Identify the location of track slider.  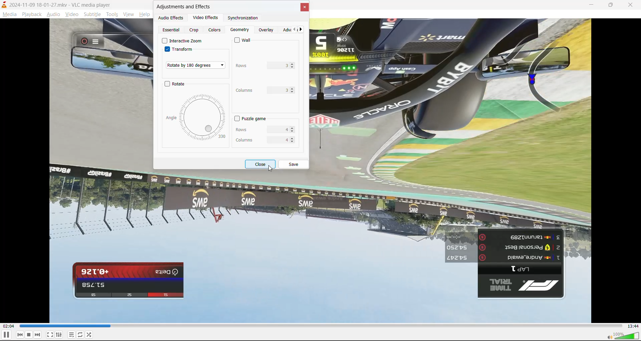
(320, 326).